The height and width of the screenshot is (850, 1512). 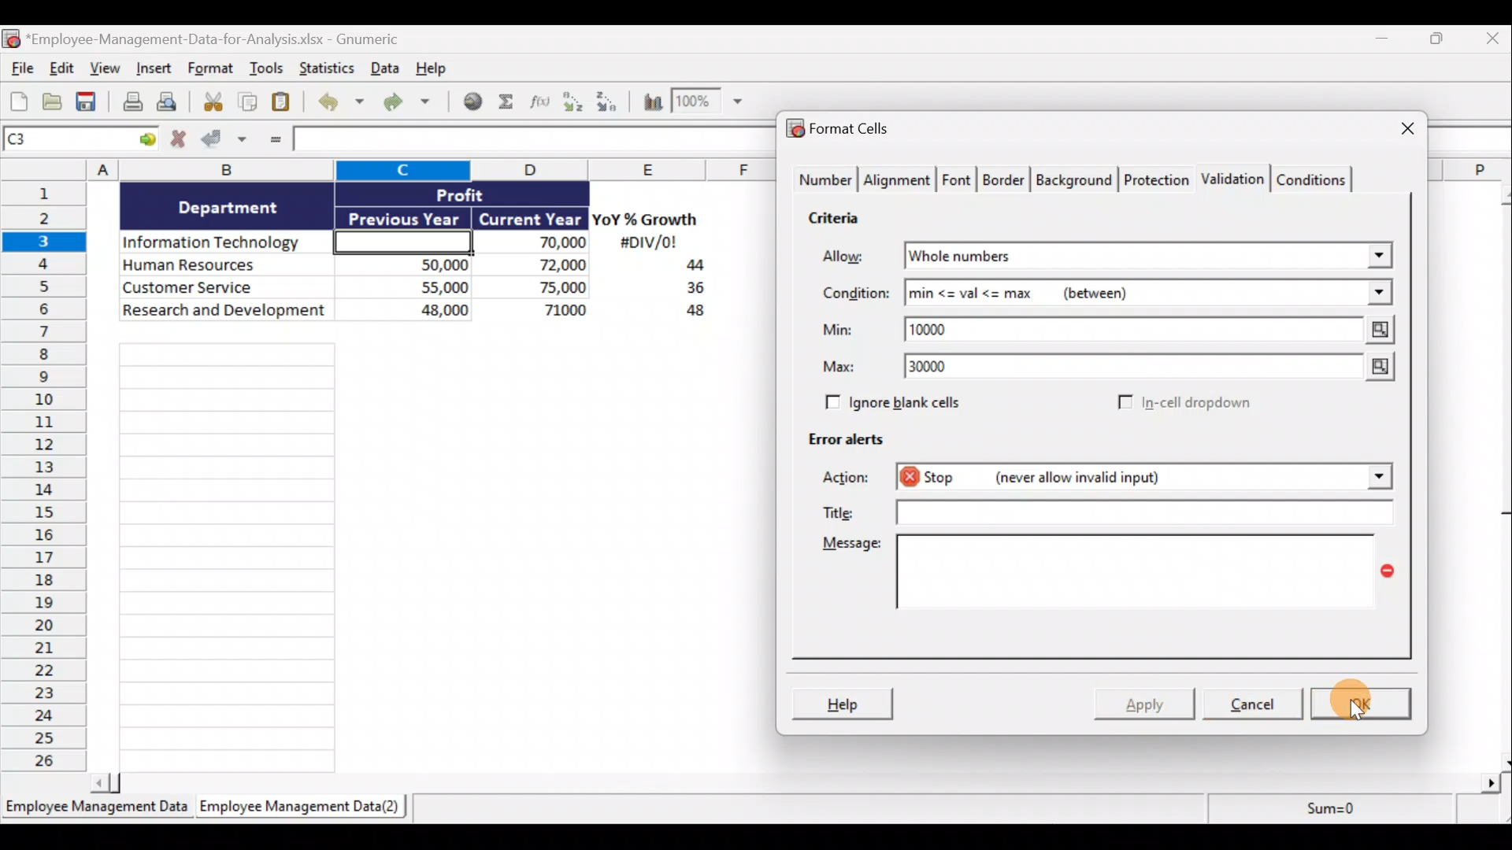 What do you see at coordinates (845, 702) in the screenshot?
I see `Help` at bounding box center [845, 702].